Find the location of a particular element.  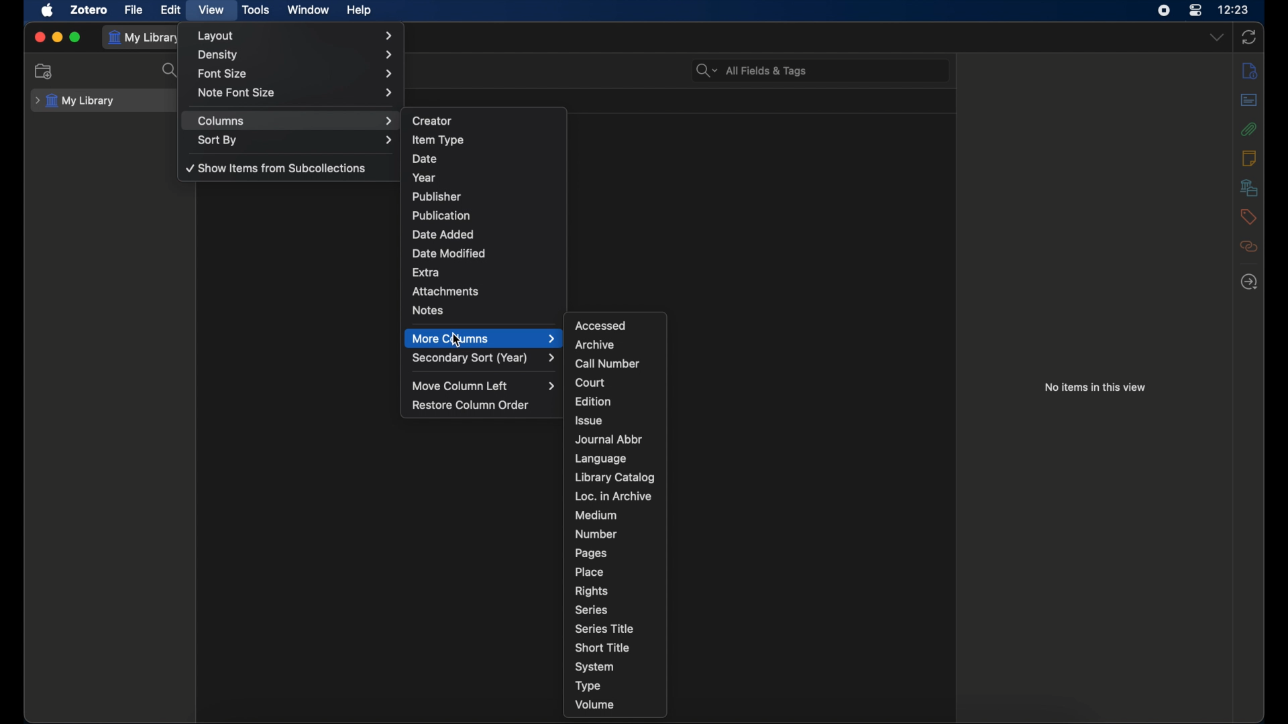

note font size is located at coordinates (297, 93).